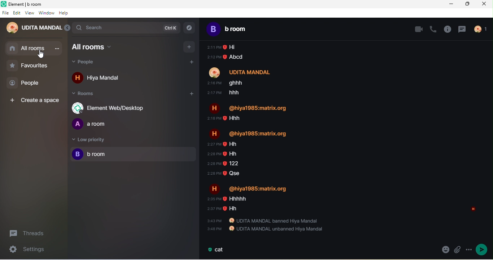 This screenshot has height=260, width=493. What do you see at coordinates (100, 79) in the screenshot?
I see `hiya mandal` at bounding box center [100, 79].